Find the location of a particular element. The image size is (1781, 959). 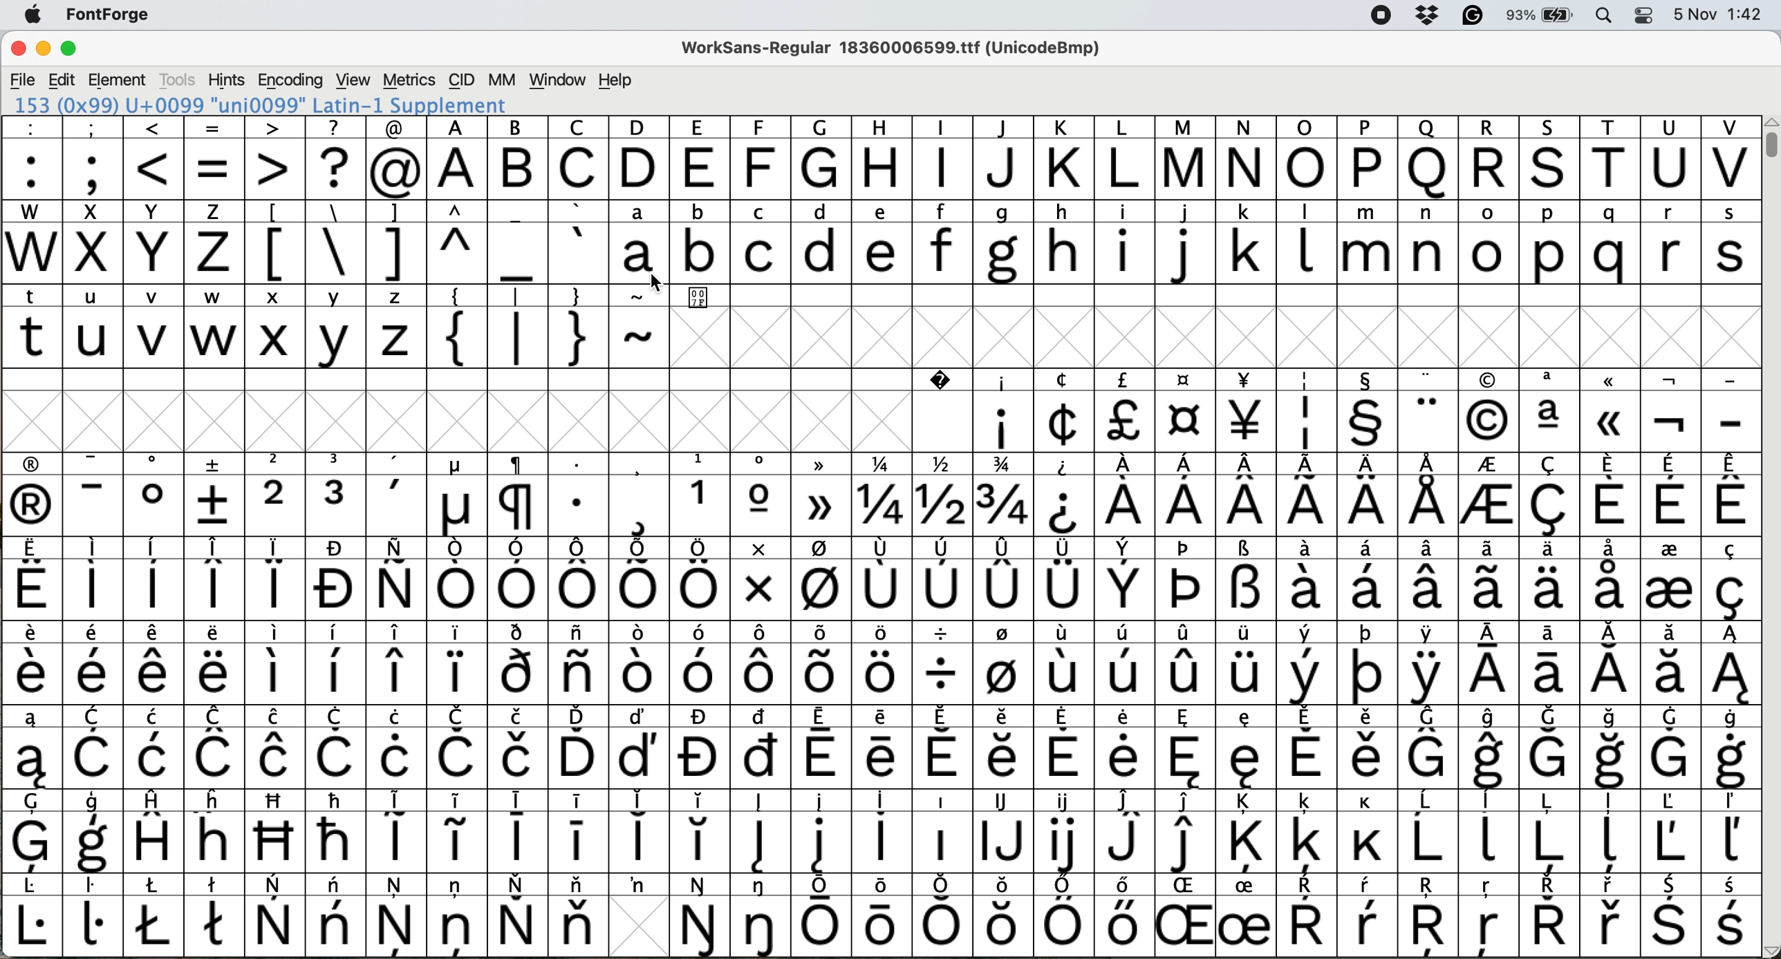

symbol is located at coordinates (1188, 412).